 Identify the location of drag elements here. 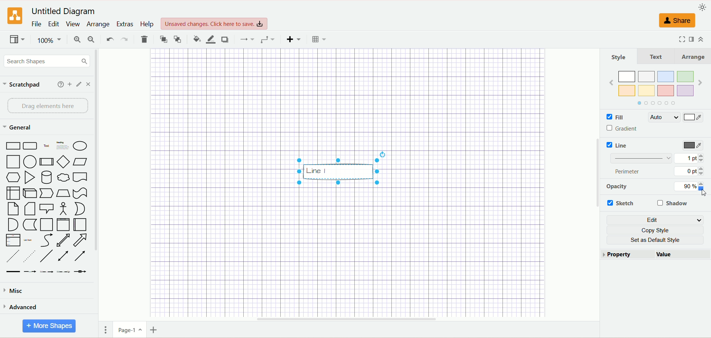
(47, 105).